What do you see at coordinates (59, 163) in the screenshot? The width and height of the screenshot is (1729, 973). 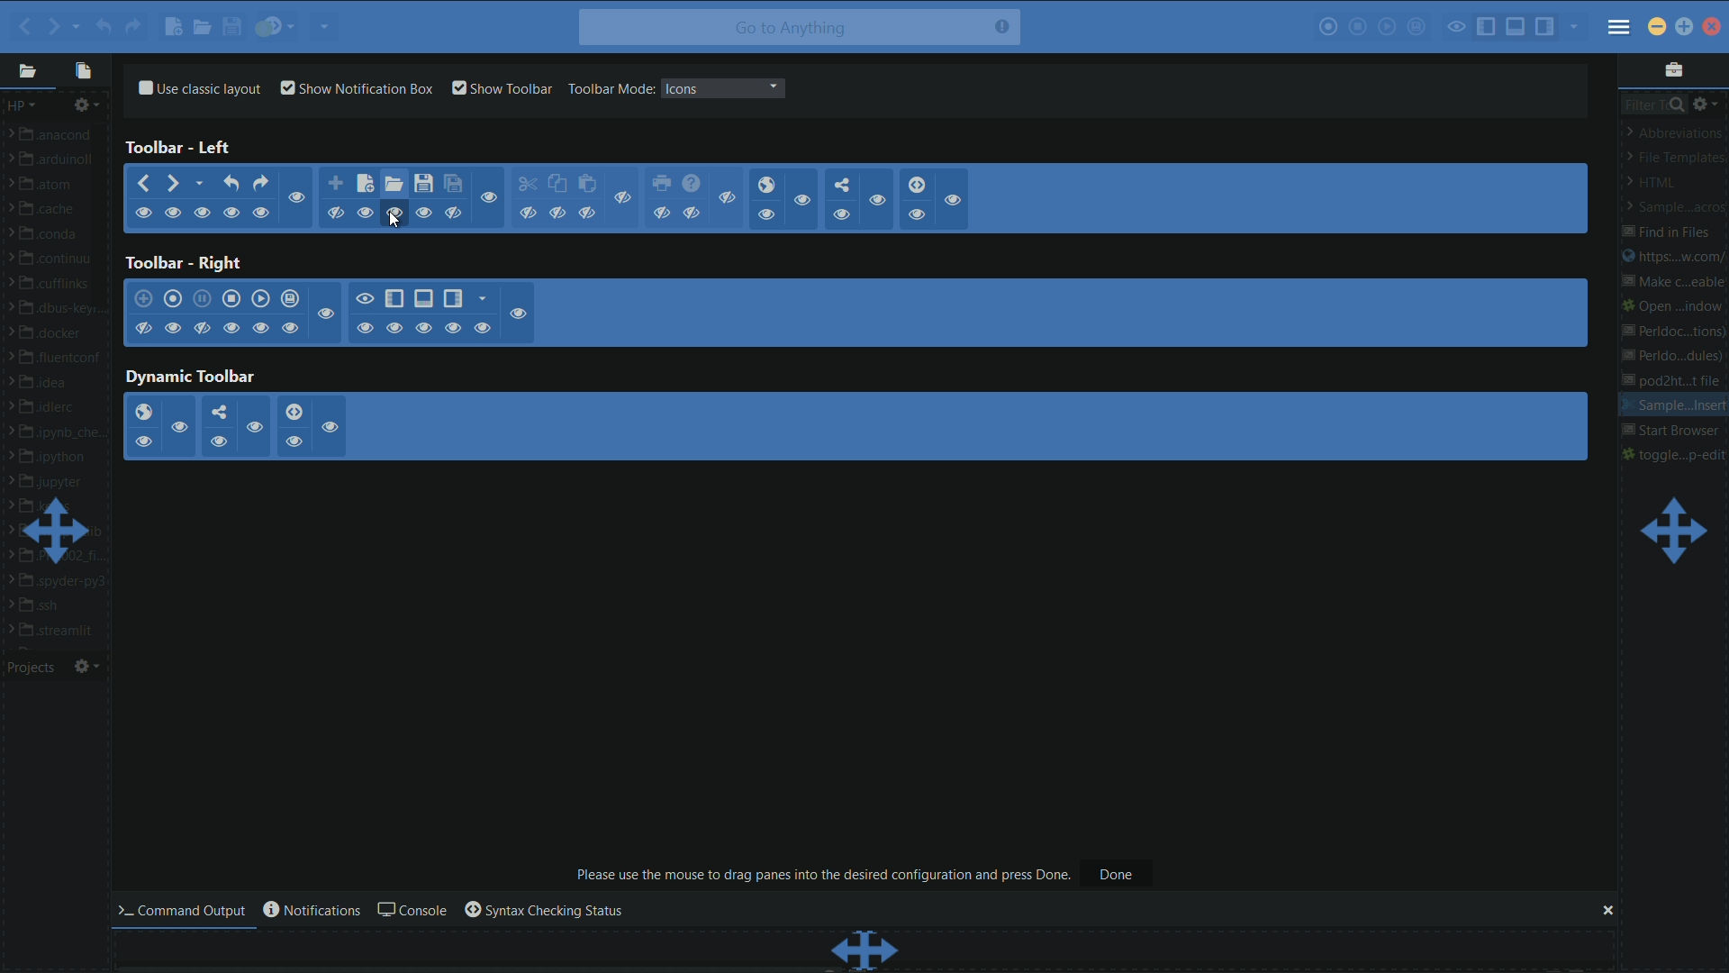 I see `.arduinoll` at bounding box center [59, 163].